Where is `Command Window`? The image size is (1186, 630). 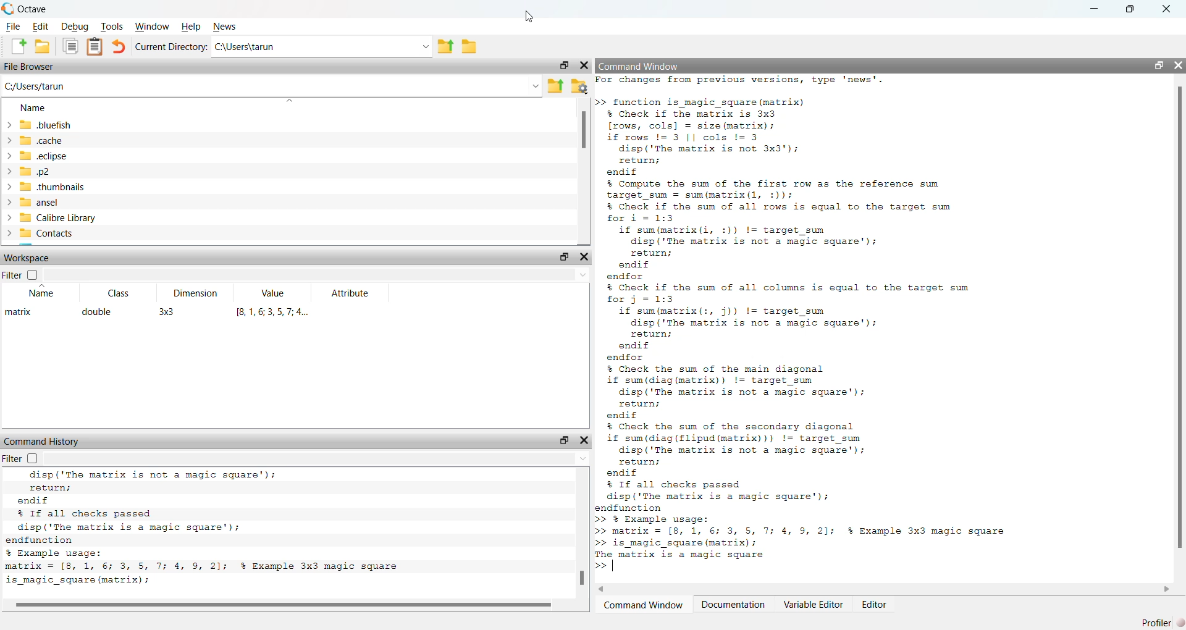
Command Window is located at coordinates (640, 66).